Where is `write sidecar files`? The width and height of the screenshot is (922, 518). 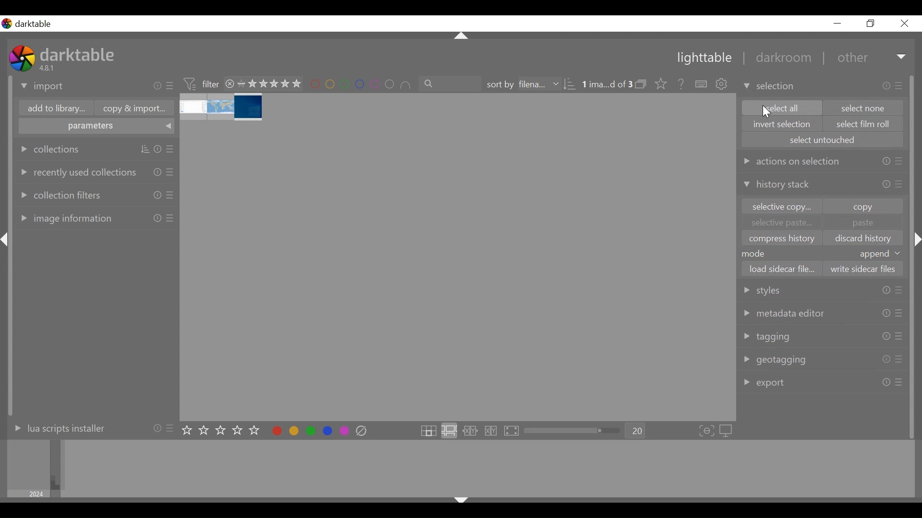 write sidecar files is located at coordinates (862, 269).